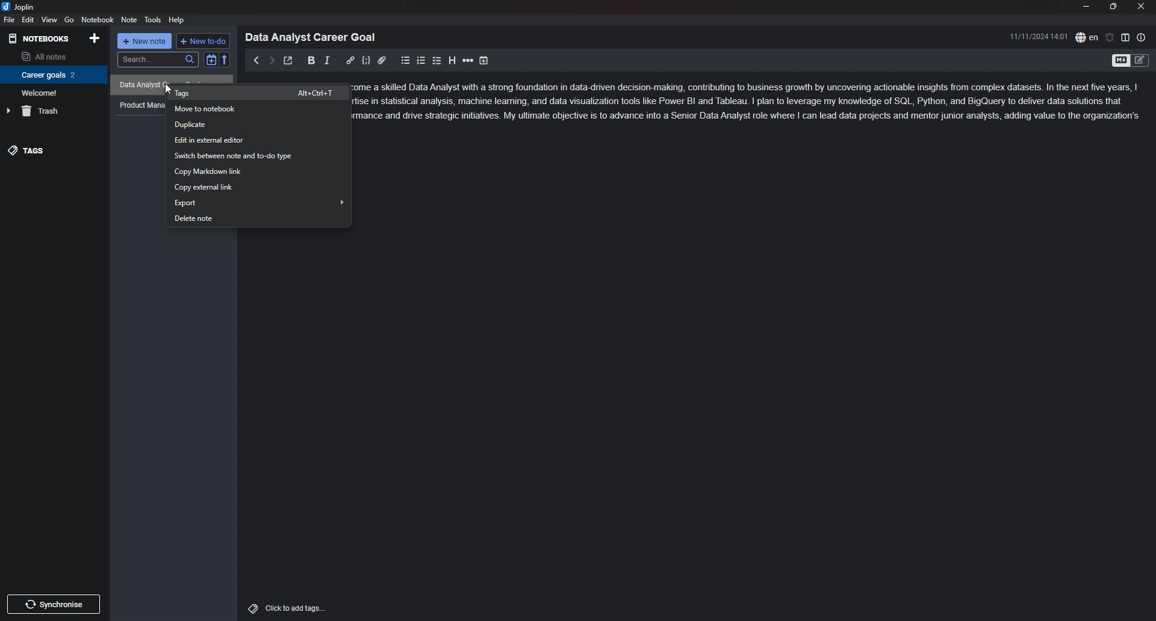 This screenshot has height=621, width=1156. What do you see at coordinates (19, 7) in the screenshot?
I see `joplin` at bounding box center [19, 7].